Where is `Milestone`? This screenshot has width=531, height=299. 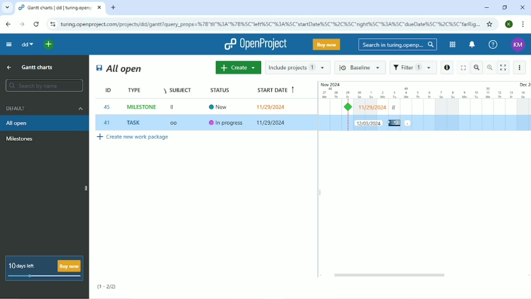 Milestone is located at coordinates (20, 139).